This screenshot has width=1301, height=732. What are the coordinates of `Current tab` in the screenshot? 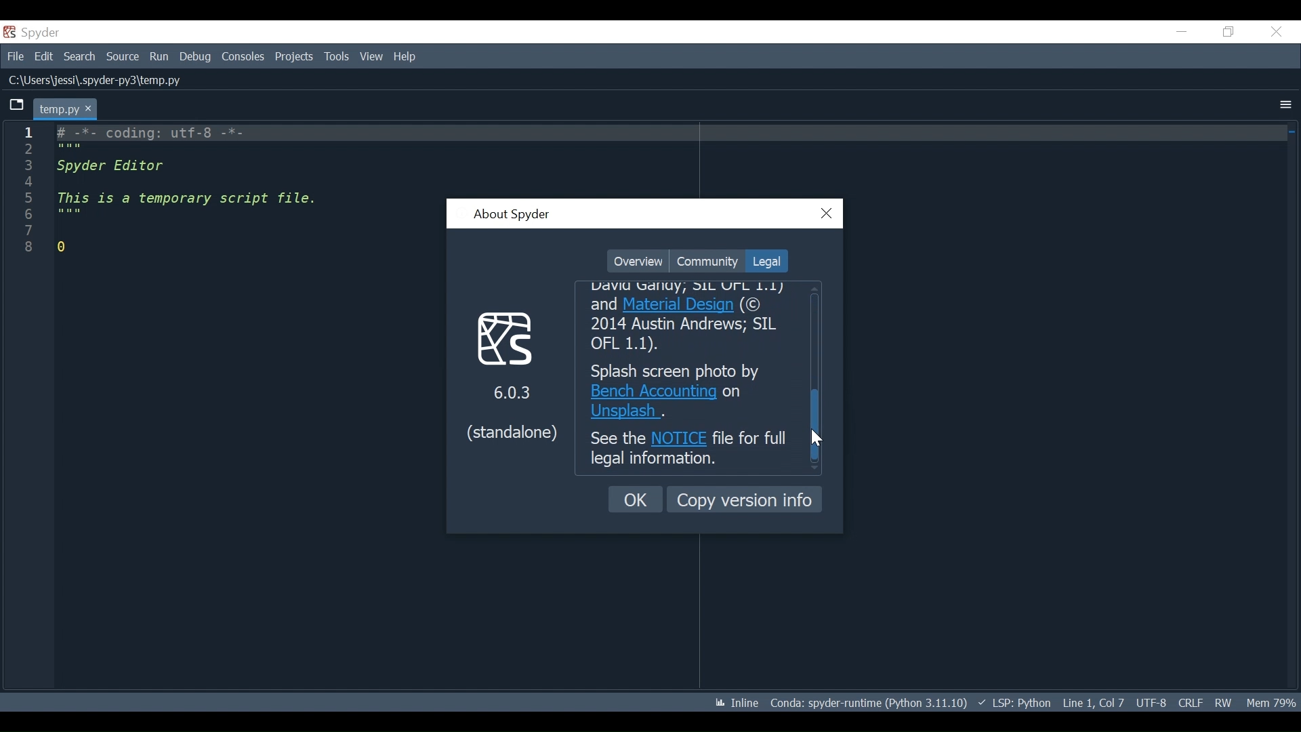 It's located at (66, 108).